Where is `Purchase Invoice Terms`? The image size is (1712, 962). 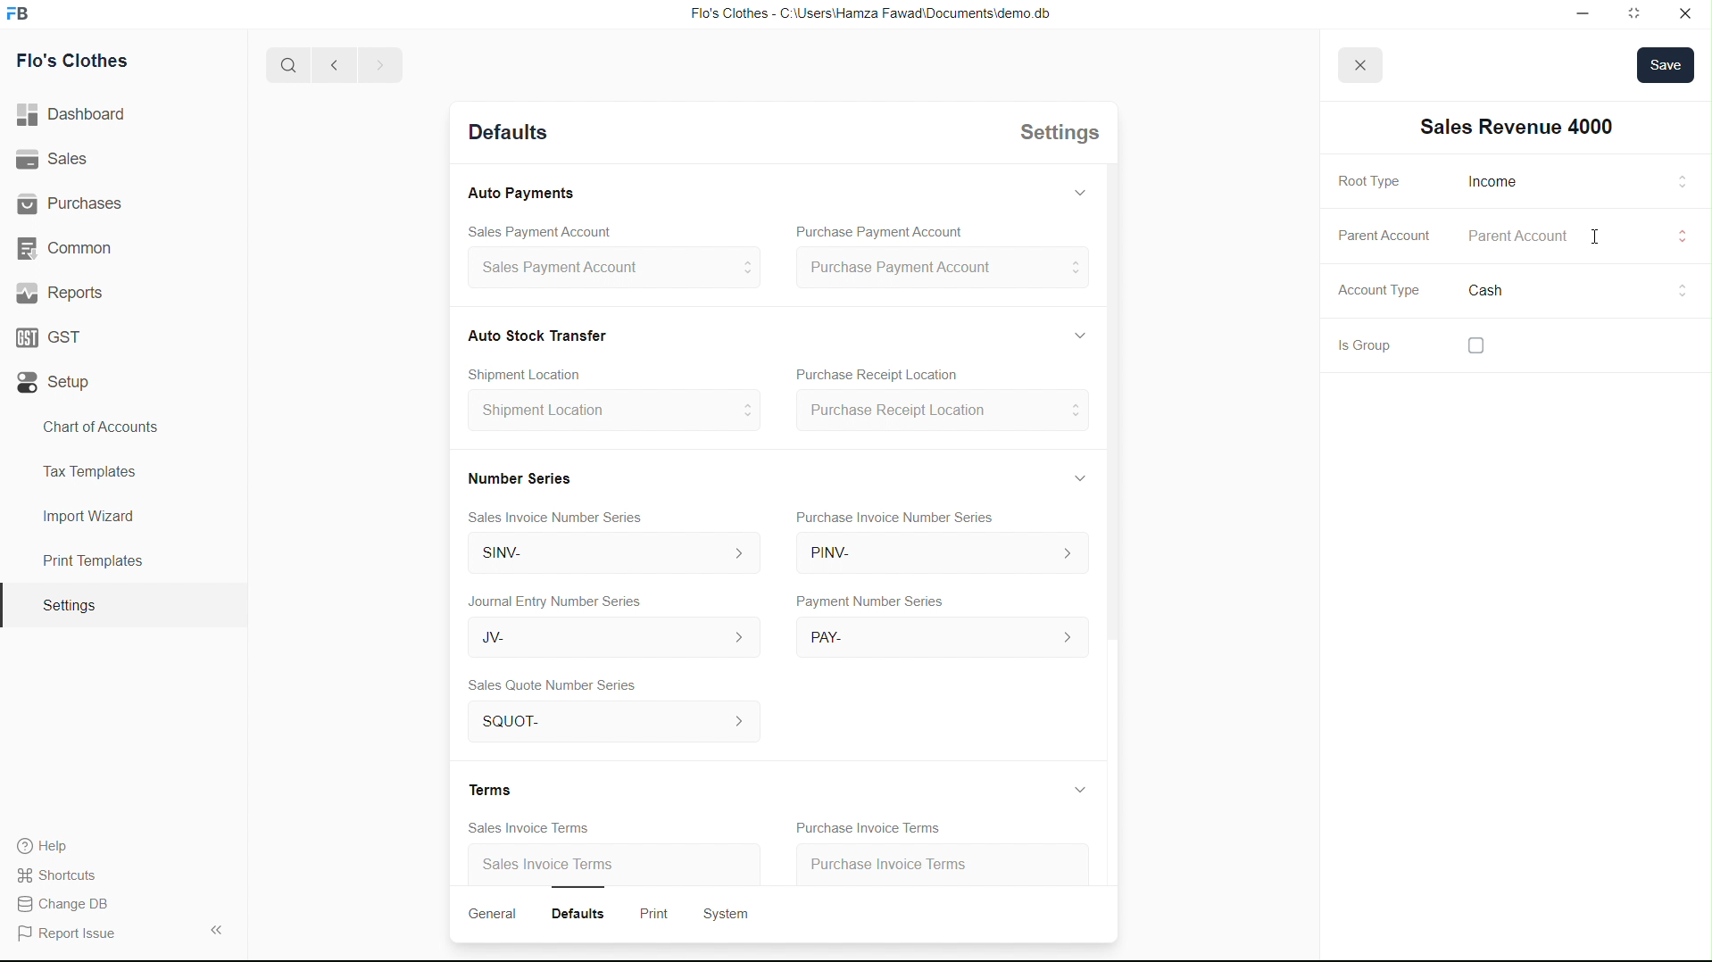 Purchase Invoice Terms is located at coordinates (864, 825).